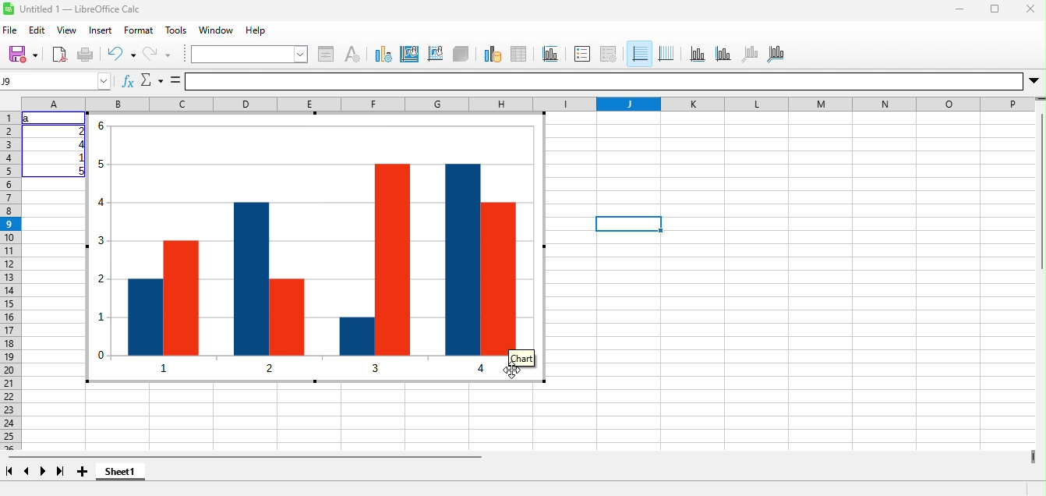 Image resolution: width=1046 pixels, height=496 pixels. Describe the element at coordinates (80, 144) in the screenshot. I see `4` at that location.